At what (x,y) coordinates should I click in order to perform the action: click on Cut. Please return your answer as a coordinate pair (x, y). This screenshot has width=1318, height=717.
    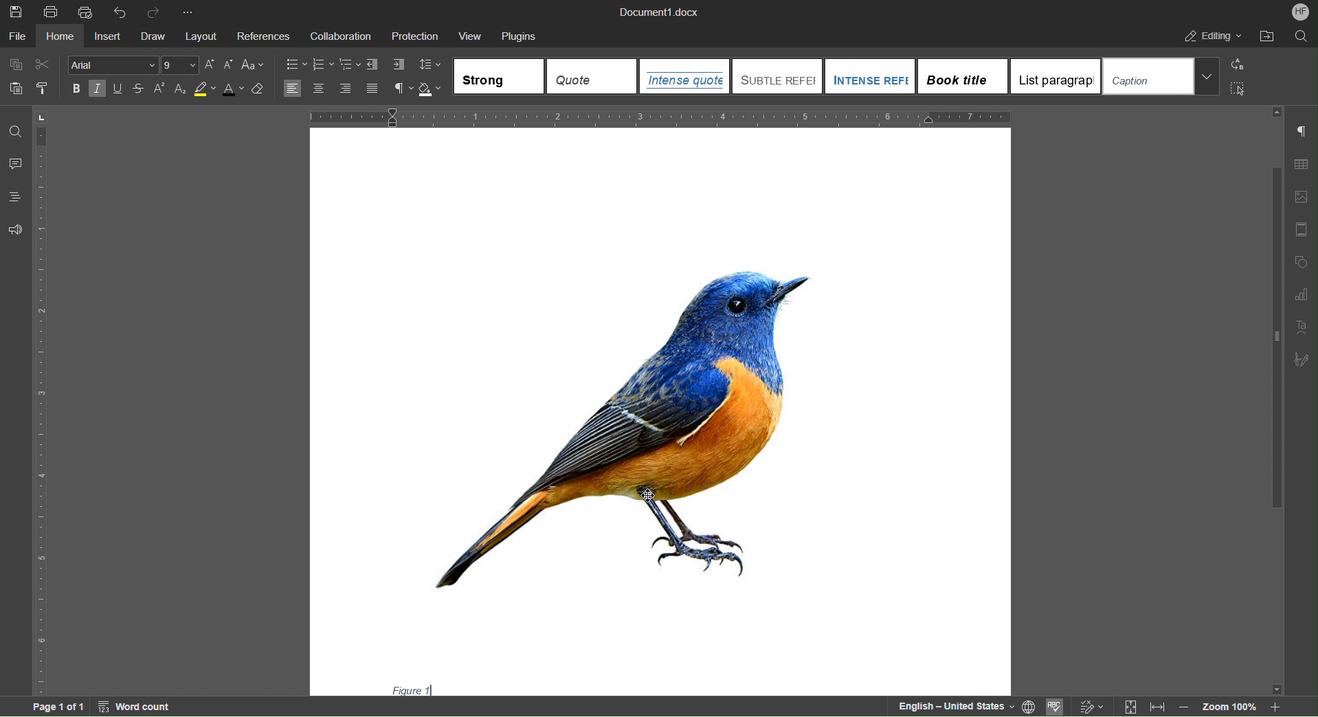
    Looking at the image, I should click on (43, 65).